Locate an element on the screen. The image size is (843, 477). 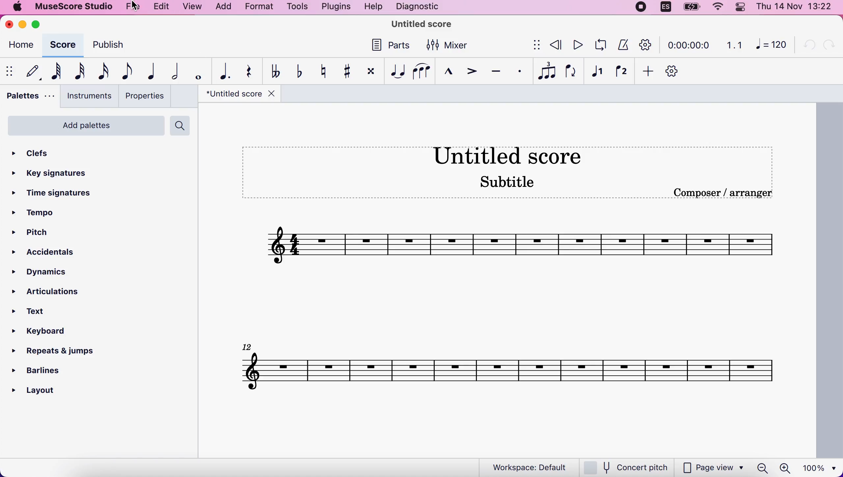
language is located at coordinates (663, 7).